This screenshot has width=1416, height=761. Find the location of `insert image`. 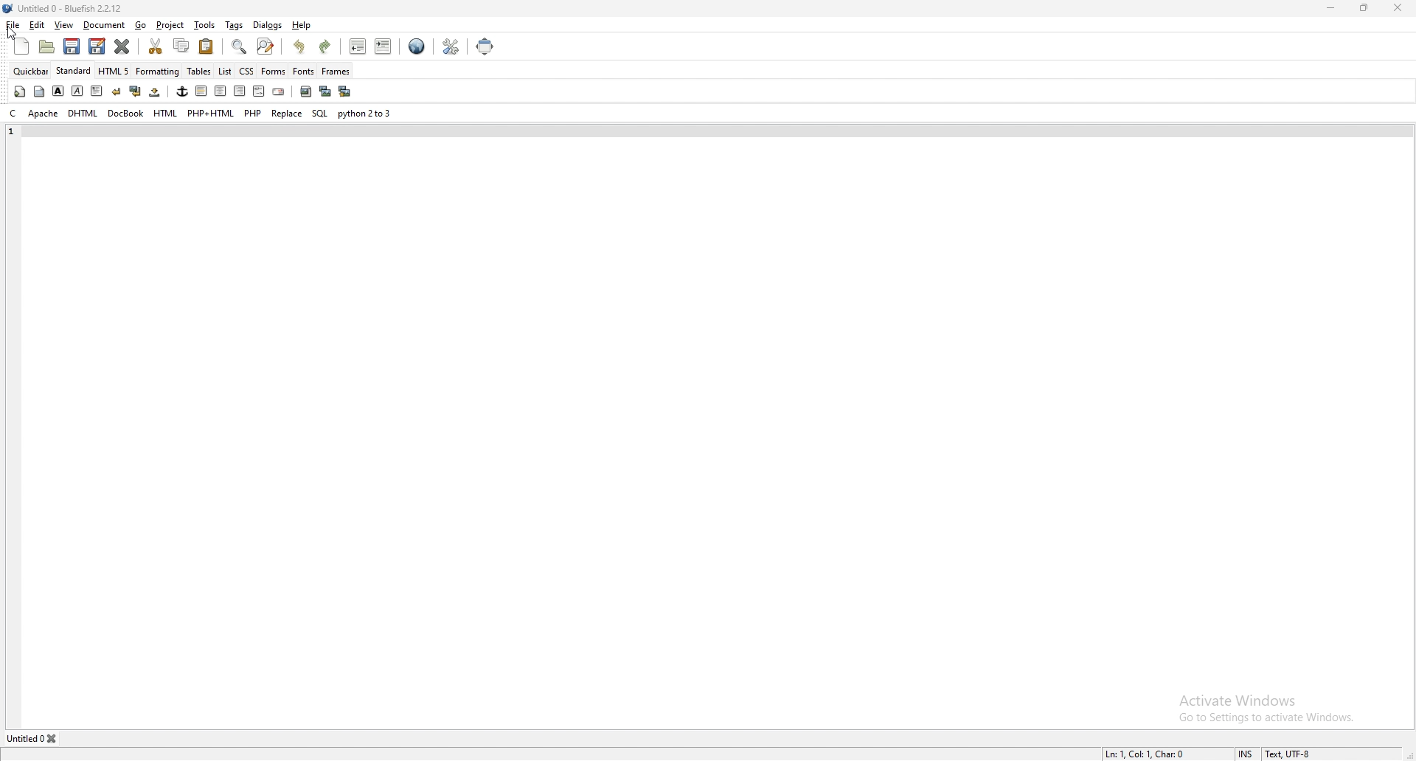

insert image is located at coordinates (306, 91).